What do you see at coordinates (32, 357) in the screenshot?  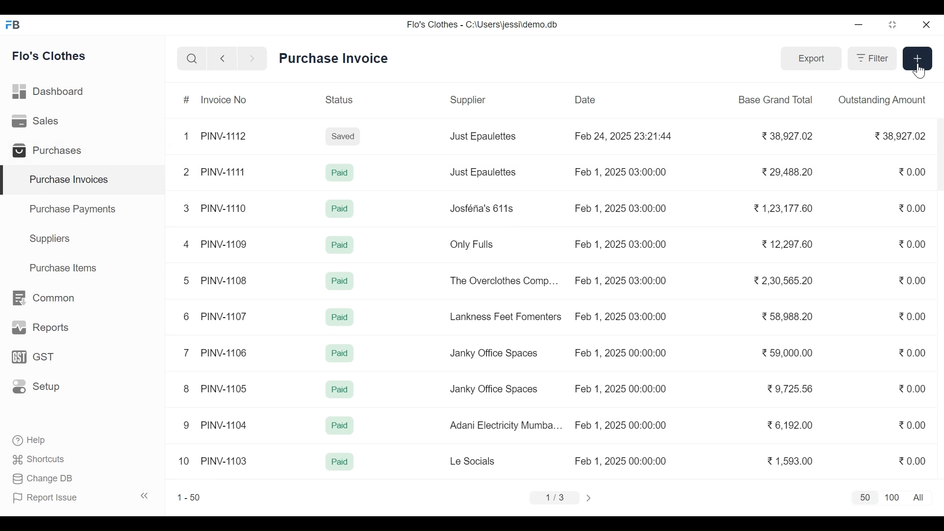 I see `GST` at bounding box center [32, 357].